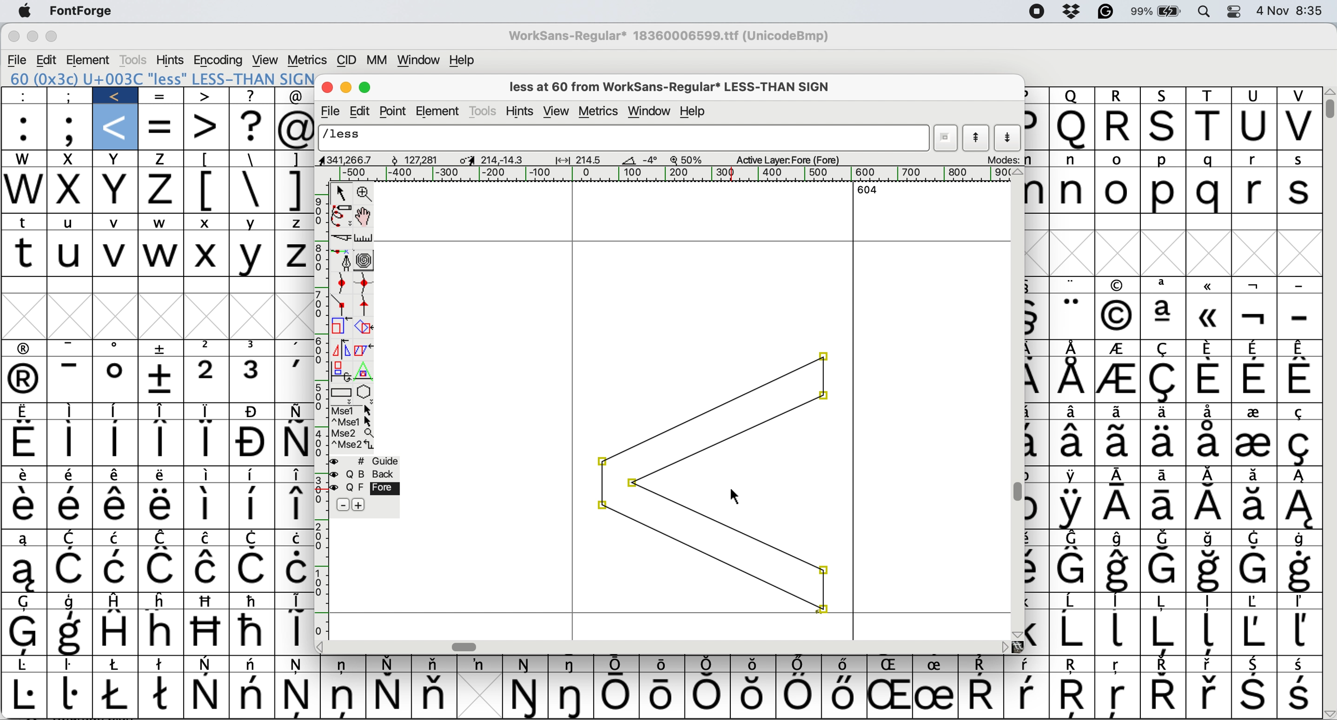  What do you see at coordinates (367, 192) in the screenshot?
I see `zoom` at bounding box center [367, 192].